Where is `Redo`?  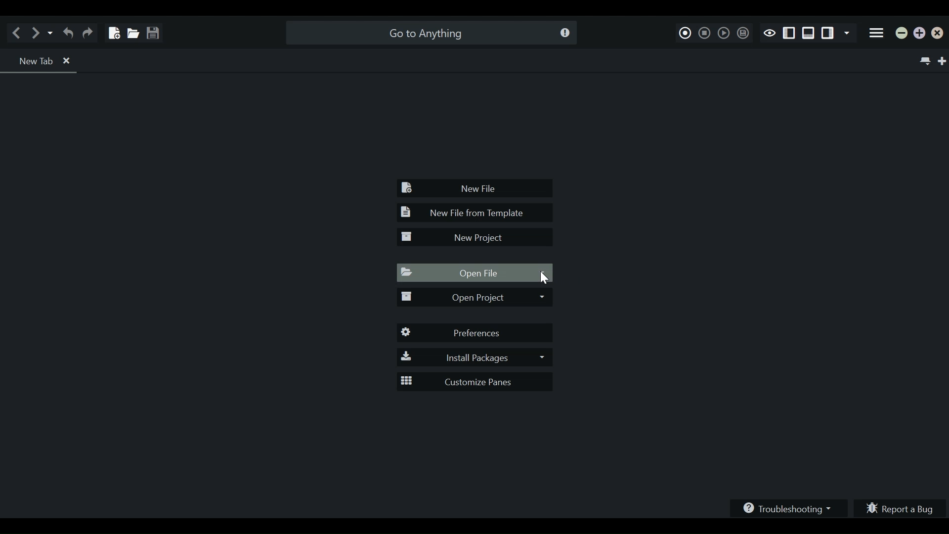
Redo is located at coordinates (89, 33).